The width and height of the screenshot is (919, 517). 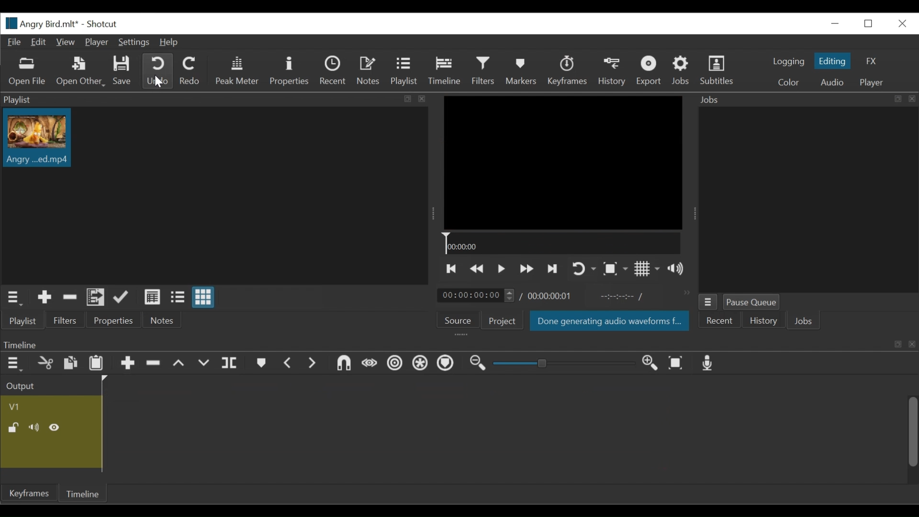 I want to click on Append, so click(x=128, y=363).